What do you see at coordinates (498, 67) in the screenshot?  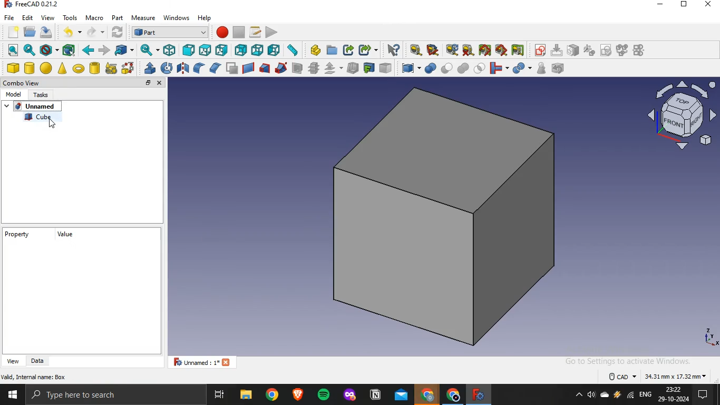 I see `join objects` at bounding box center [498, 67].